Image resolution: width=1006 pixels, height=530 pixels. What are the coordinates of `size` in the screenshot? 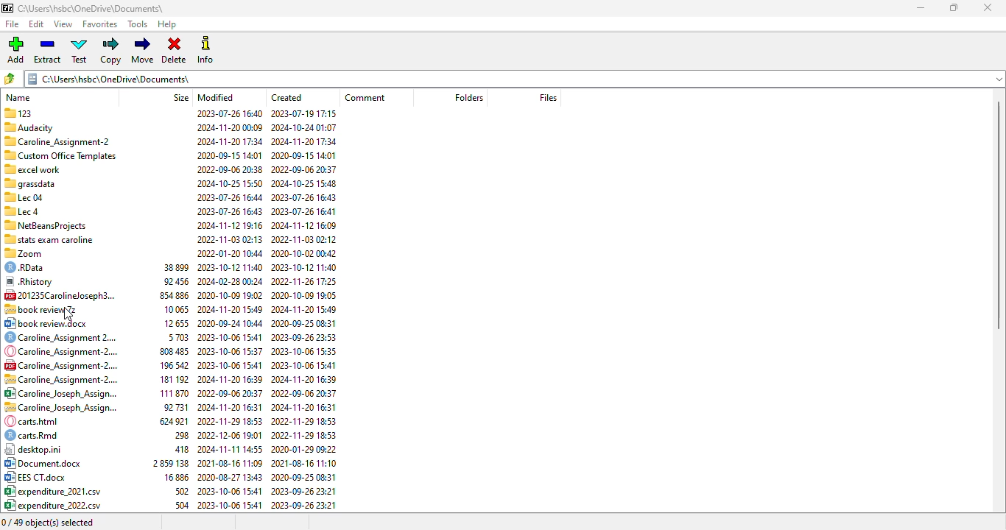 It's located at (180, 96).